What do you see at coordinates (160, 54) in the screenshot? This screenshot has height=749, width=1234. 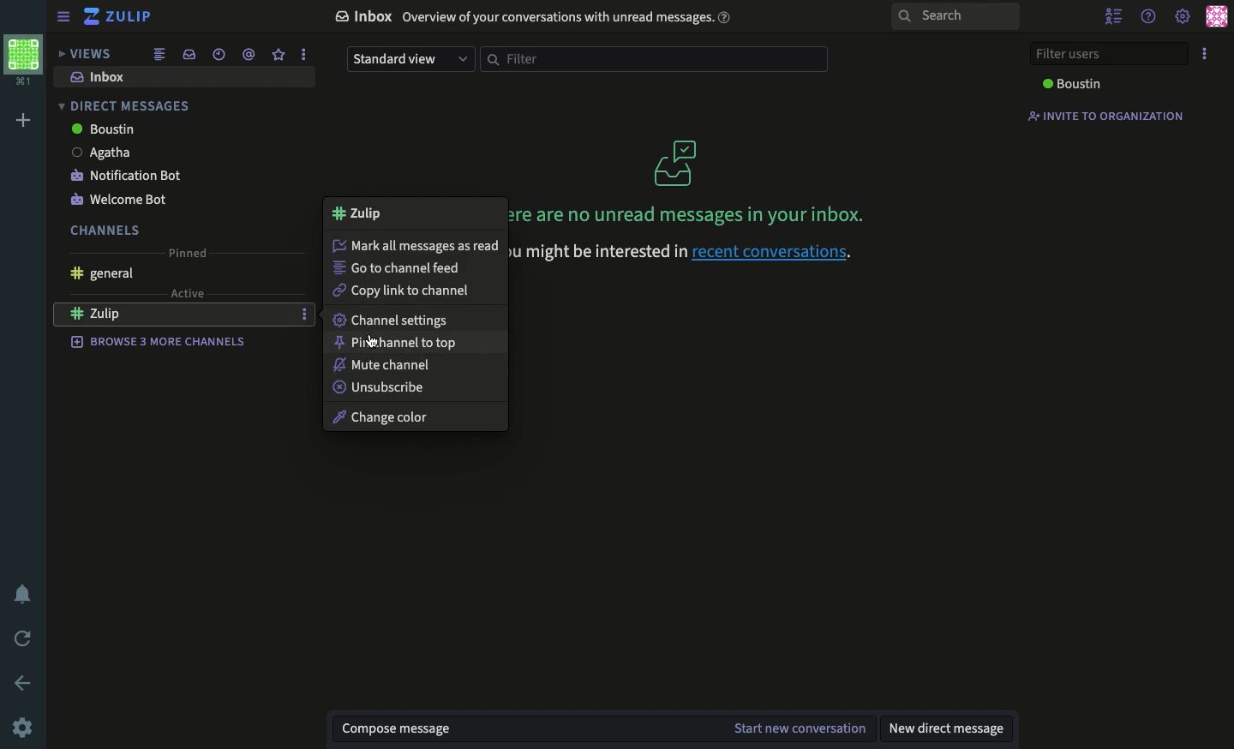 I see `combined feed` at bounding box center [160, 54].